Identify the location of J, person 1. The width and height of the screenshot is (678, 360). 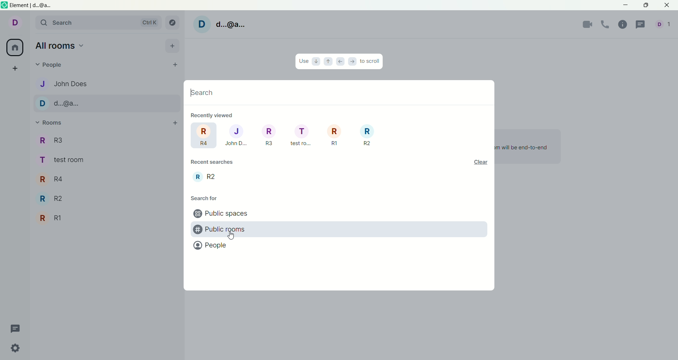
(105, 84).